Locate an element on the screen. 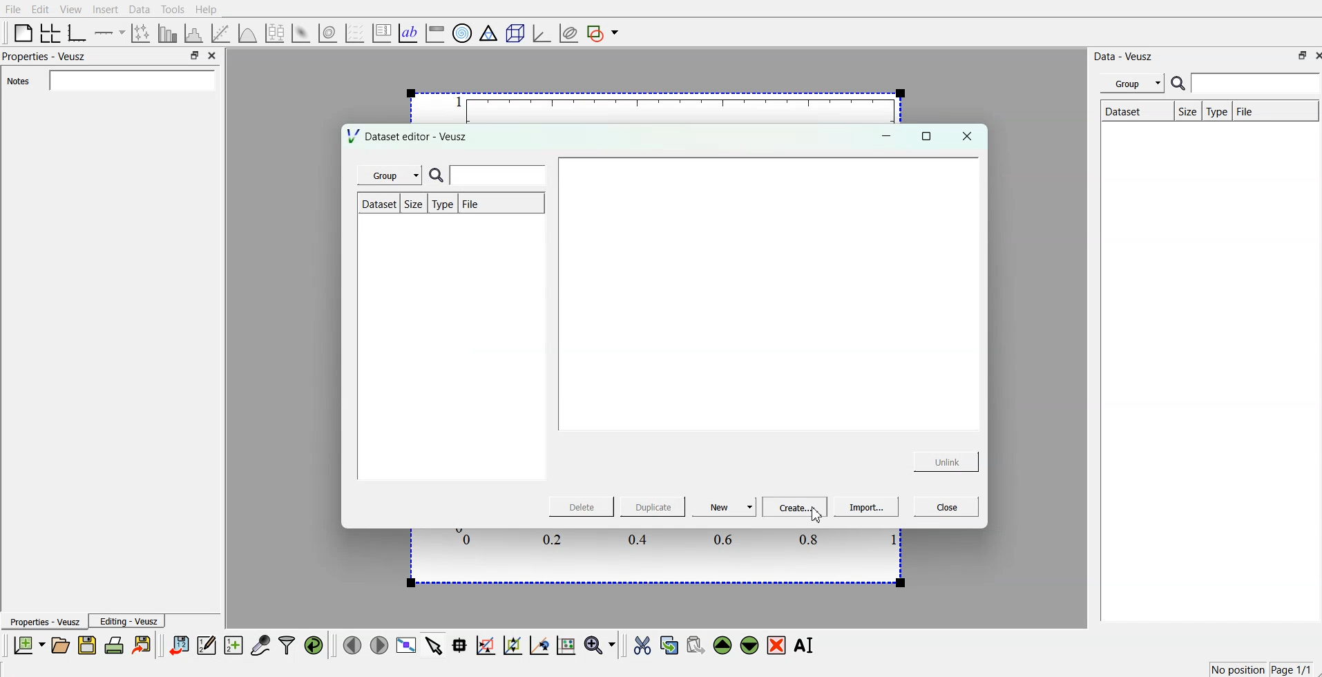 The width and height of the screenshot is (1322, 677). plot covariance ellipses is located at coordinates (568, 32).